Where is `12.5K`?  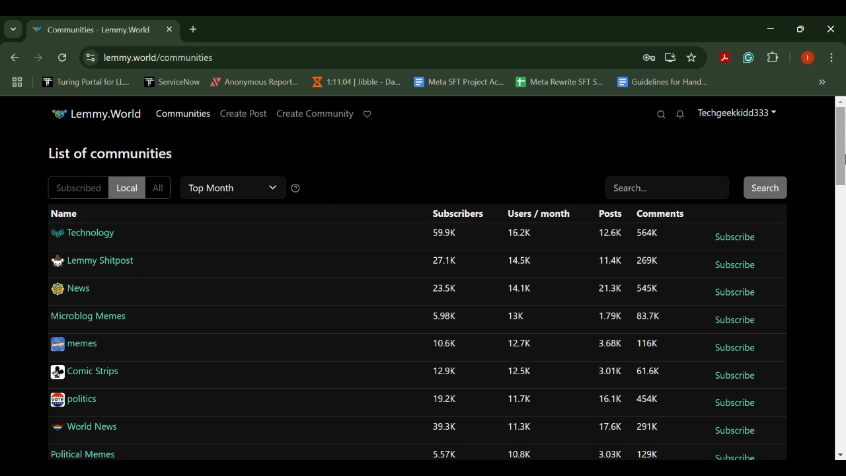 12.5K is located at coordinates (519, 371).